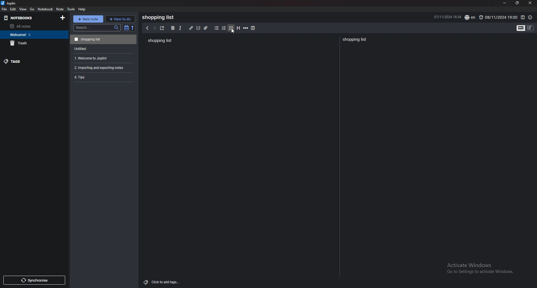  I want to click on 07/11/2024 1833, so click(447, 17).